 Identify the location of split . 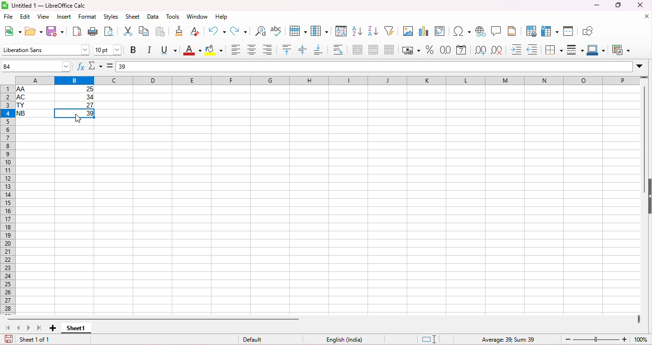
(569, 31).